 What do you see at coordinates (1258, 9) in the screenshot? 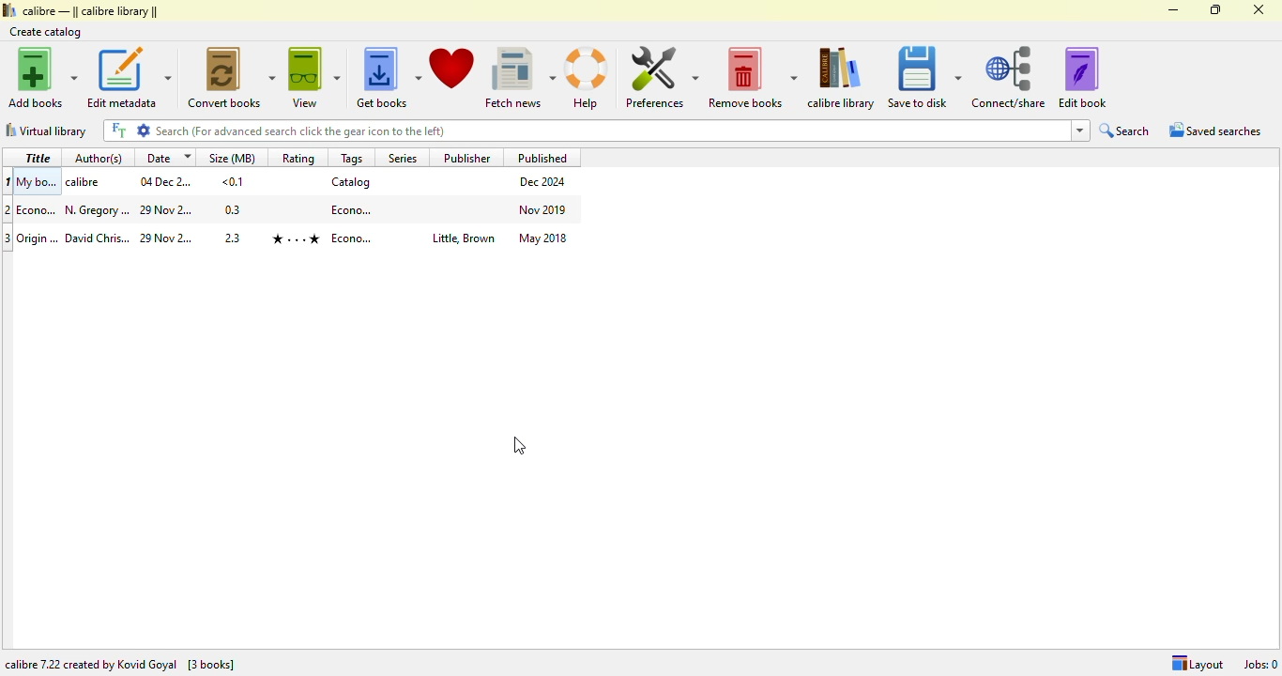
I see `close` at bounding box center [1258, 9].